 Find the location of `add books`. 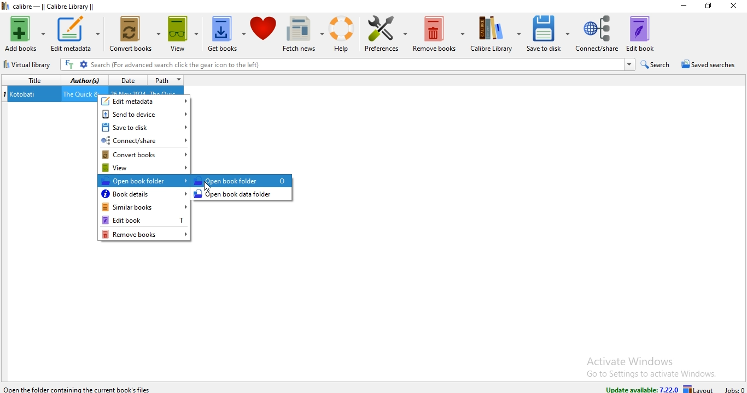

add books is located at coordinates (25, 34).